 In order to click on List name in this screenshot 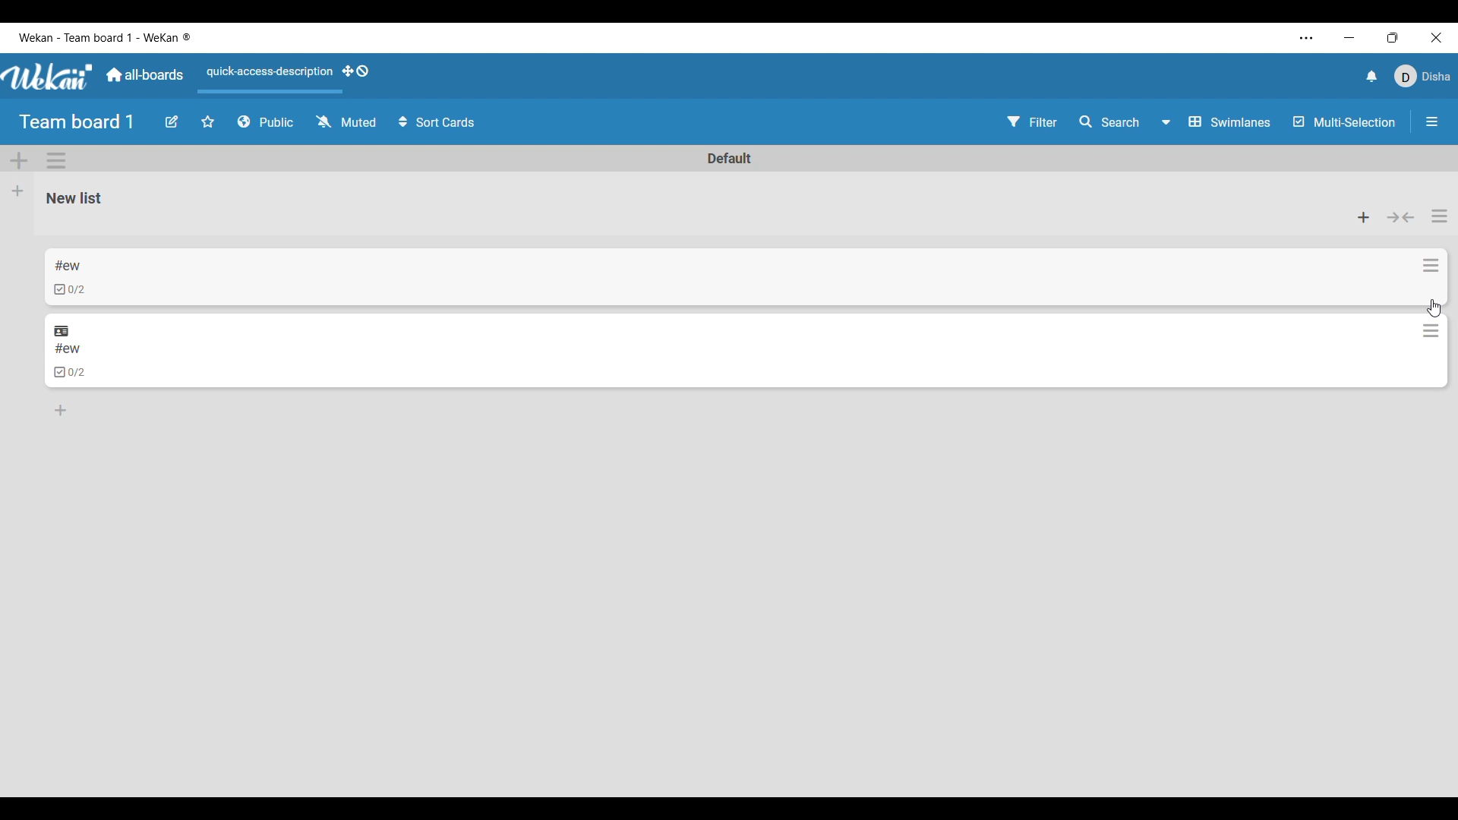, I will do `click(74, 199)`.